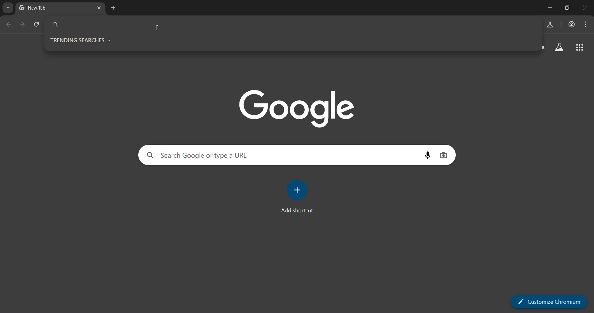 This screenshot has width=594, height=313. I want to click on image search, so click(445, 155).